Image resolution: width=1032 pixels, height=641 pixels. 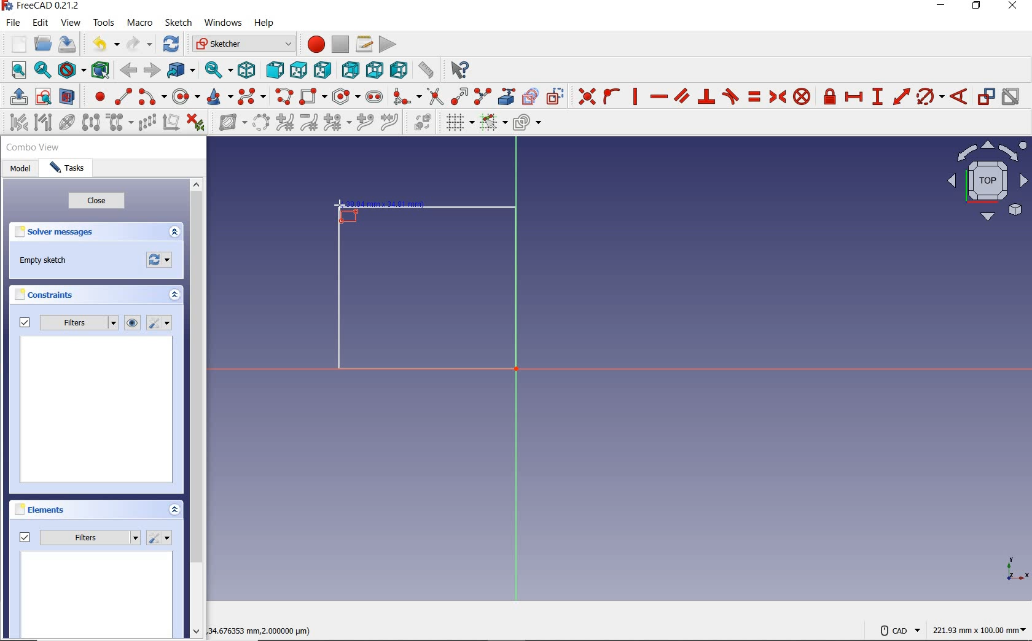 What do you see at coordinates (324, 71) in the screenshot?
I see `right` at bounding box center [324, 71].